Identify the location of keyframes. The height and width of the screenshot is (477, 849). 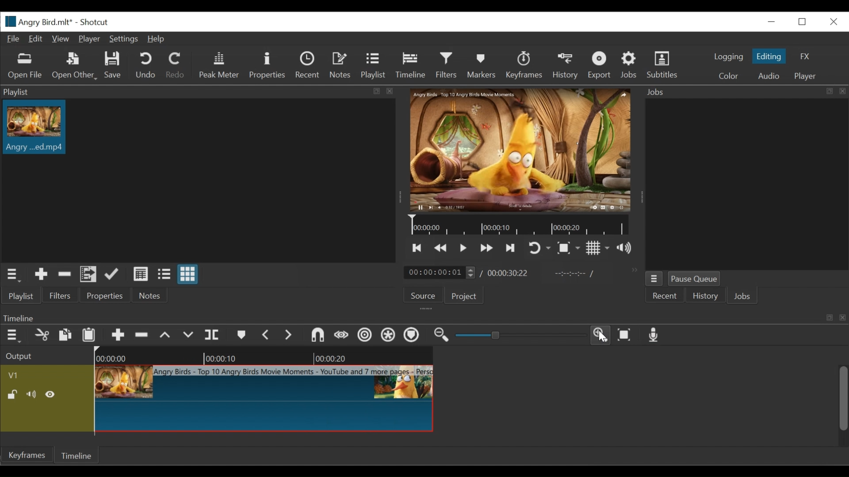
(524, 65).